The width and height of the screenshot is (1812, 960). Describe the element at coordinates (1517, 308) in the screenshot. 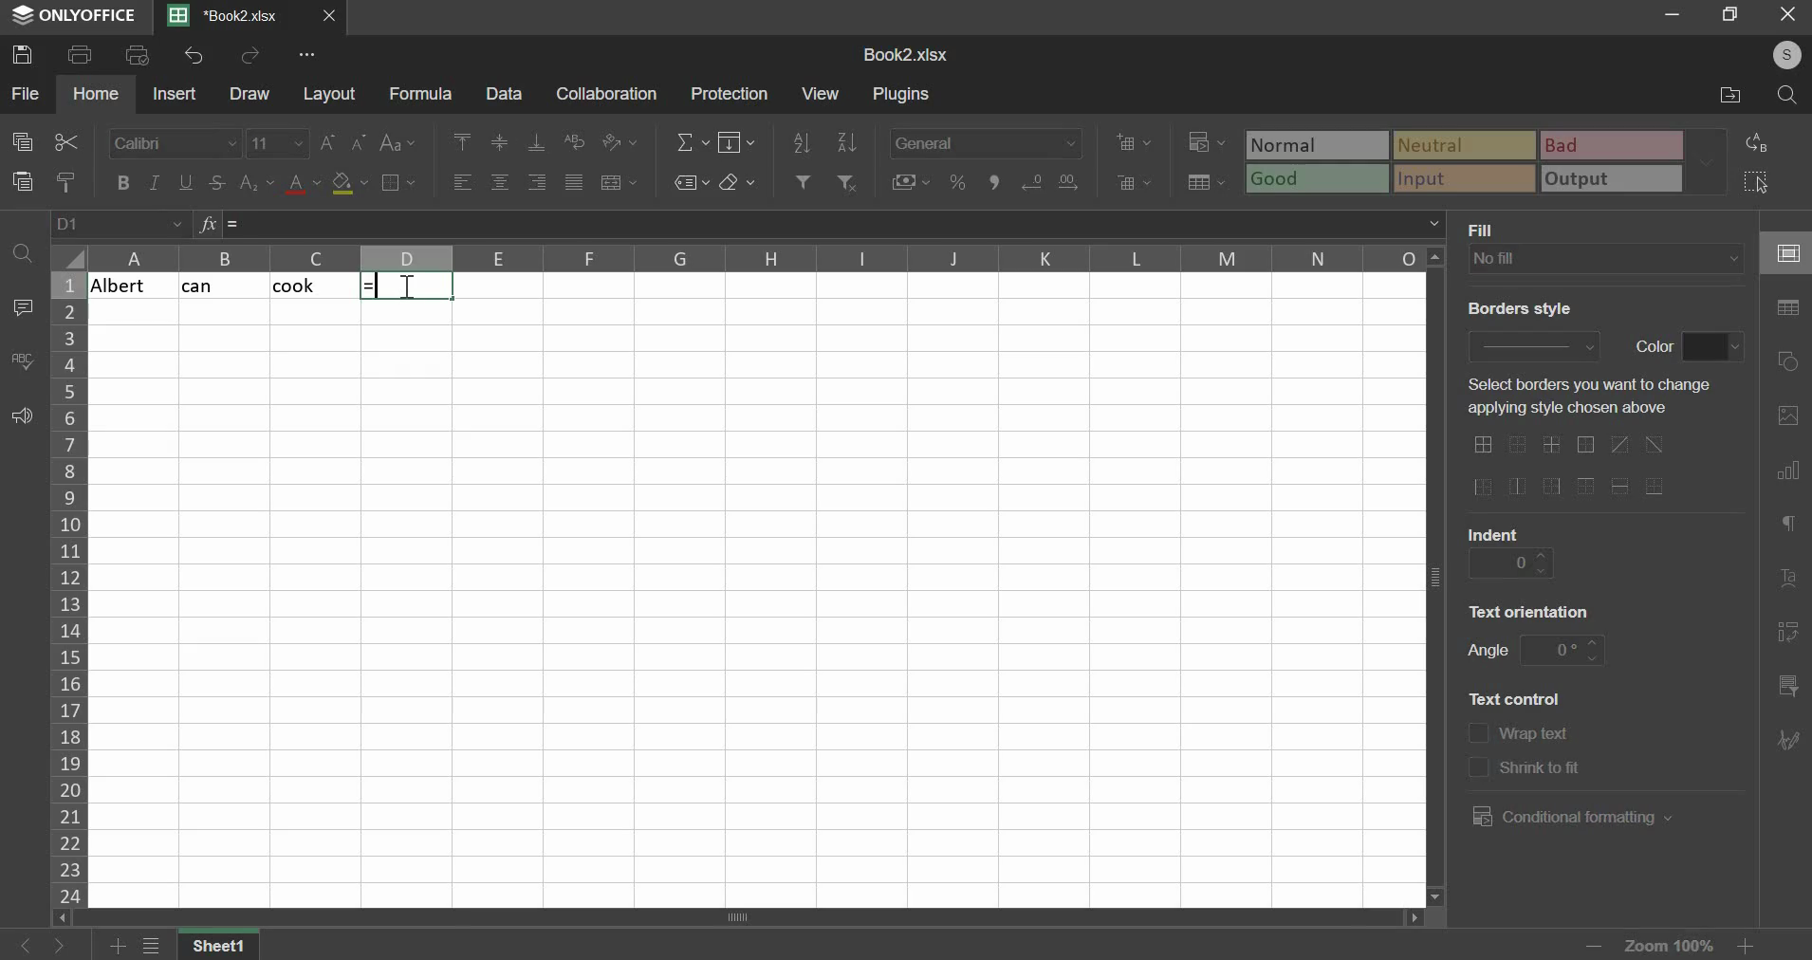

I see `text` at that location.